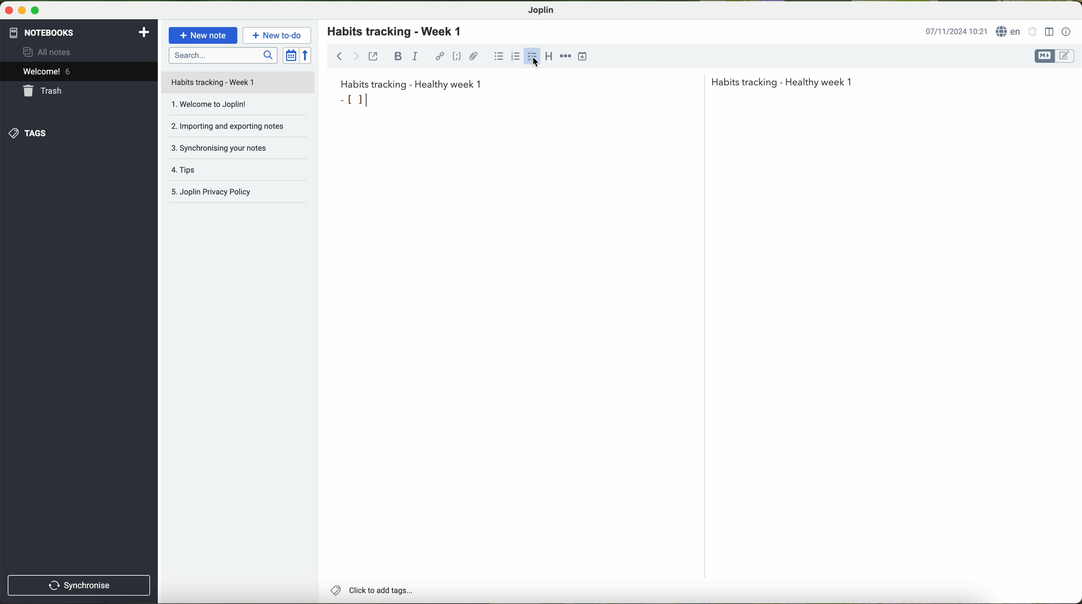  I want to click on note properties, so click(1067, 32).